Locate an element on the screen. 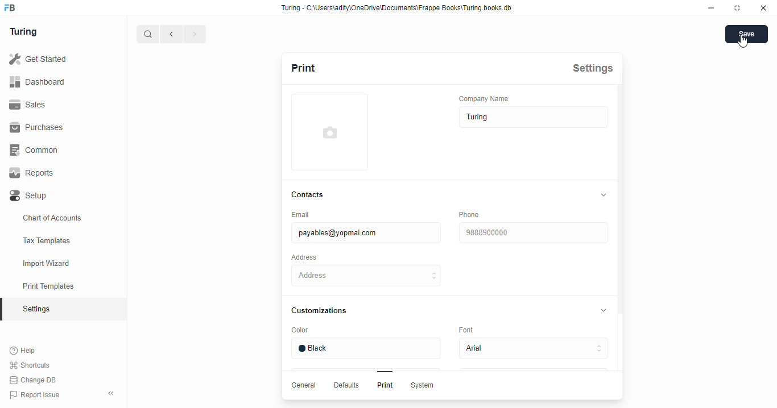 The width and height of the screenshot is (777, 408). Avial is located at coordinates (536, 348).